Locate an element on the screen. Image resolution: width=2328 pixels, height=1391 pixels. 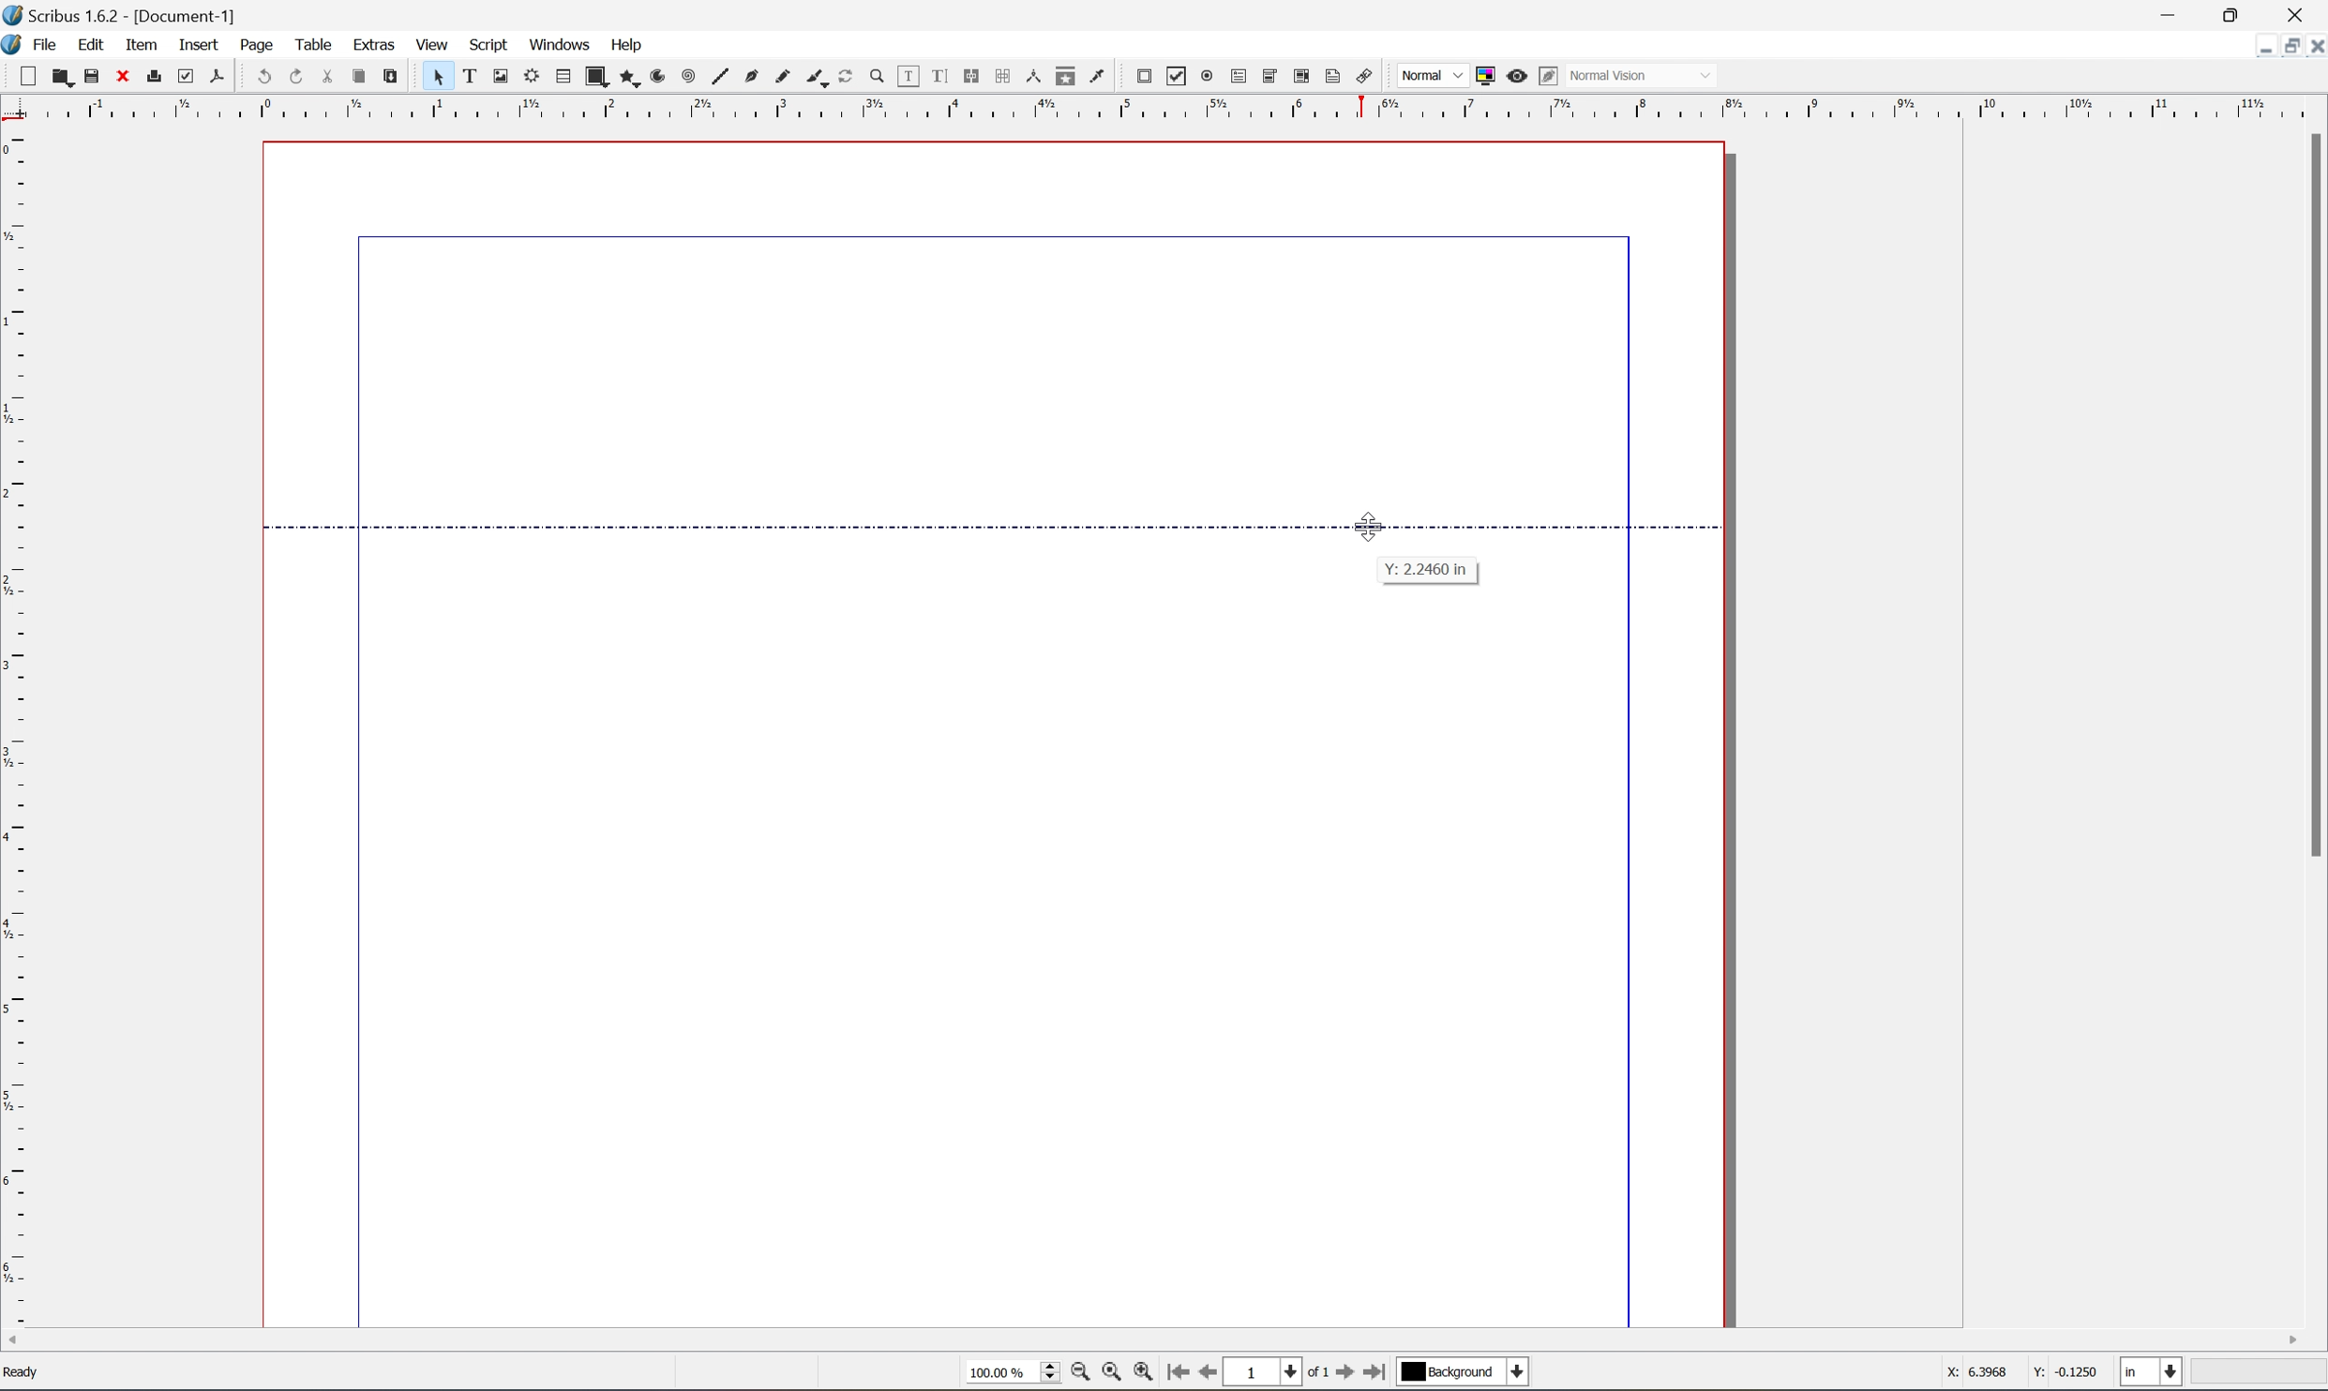
page is located at coordinates (246, 43).